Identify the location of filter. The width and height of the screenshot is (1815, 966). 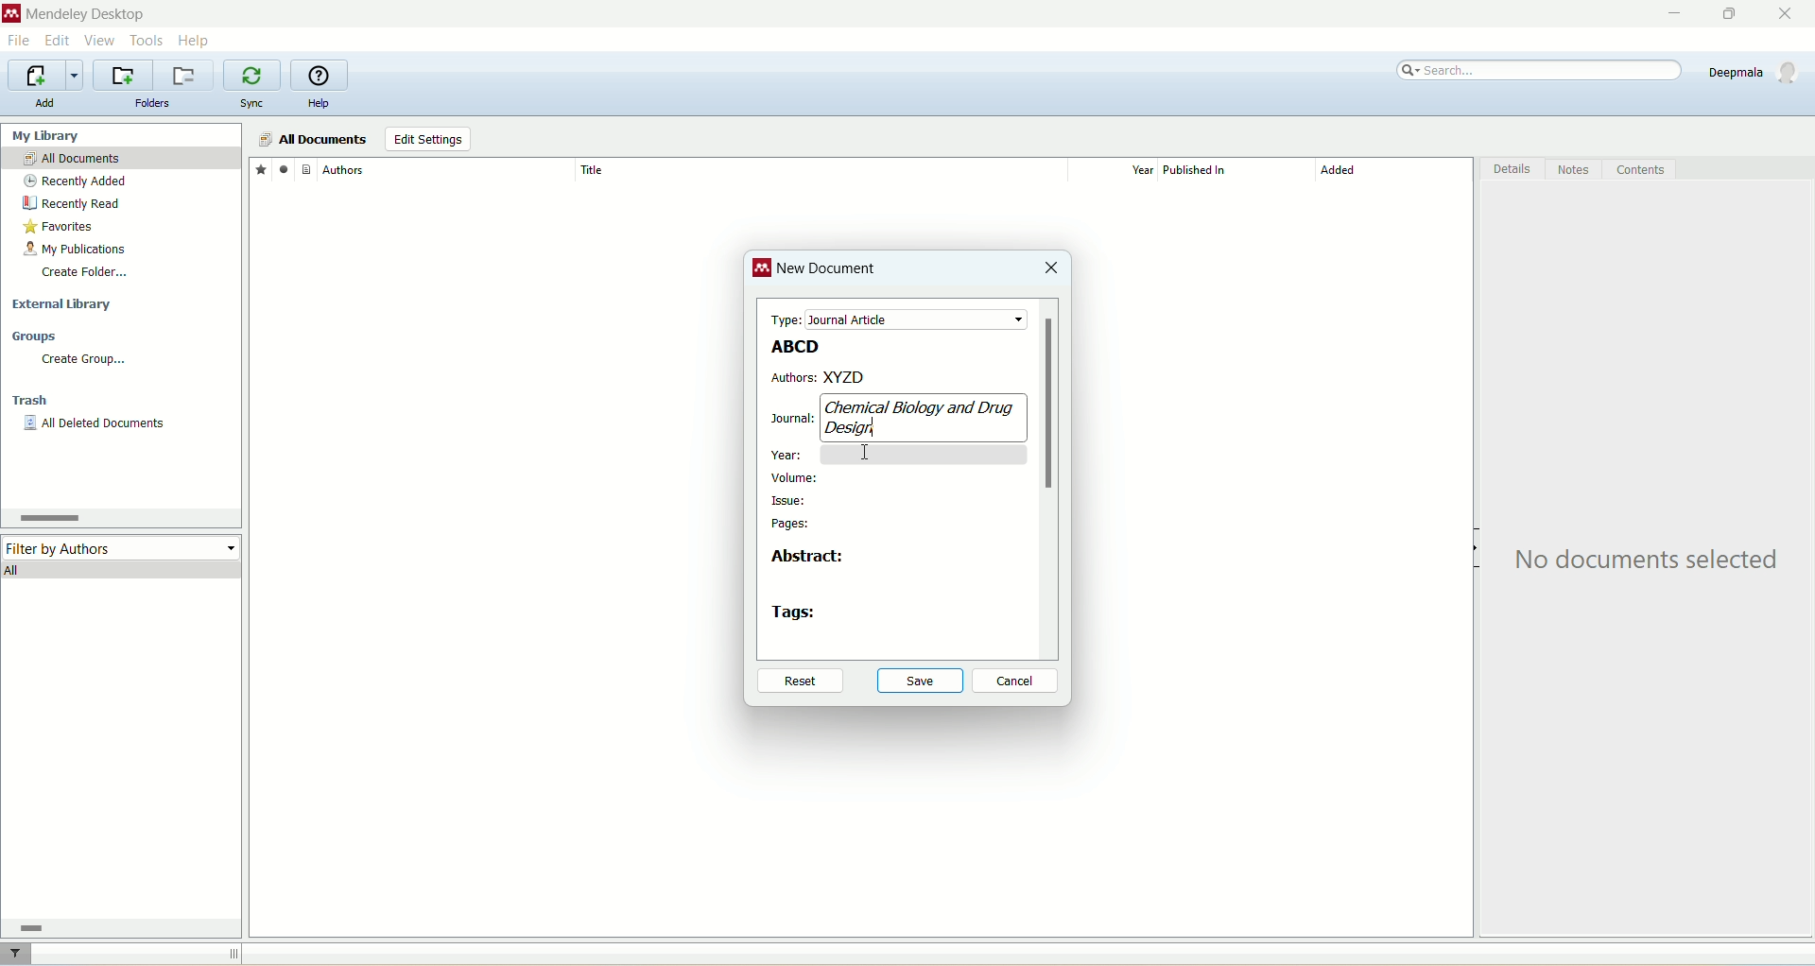
(18, 954).